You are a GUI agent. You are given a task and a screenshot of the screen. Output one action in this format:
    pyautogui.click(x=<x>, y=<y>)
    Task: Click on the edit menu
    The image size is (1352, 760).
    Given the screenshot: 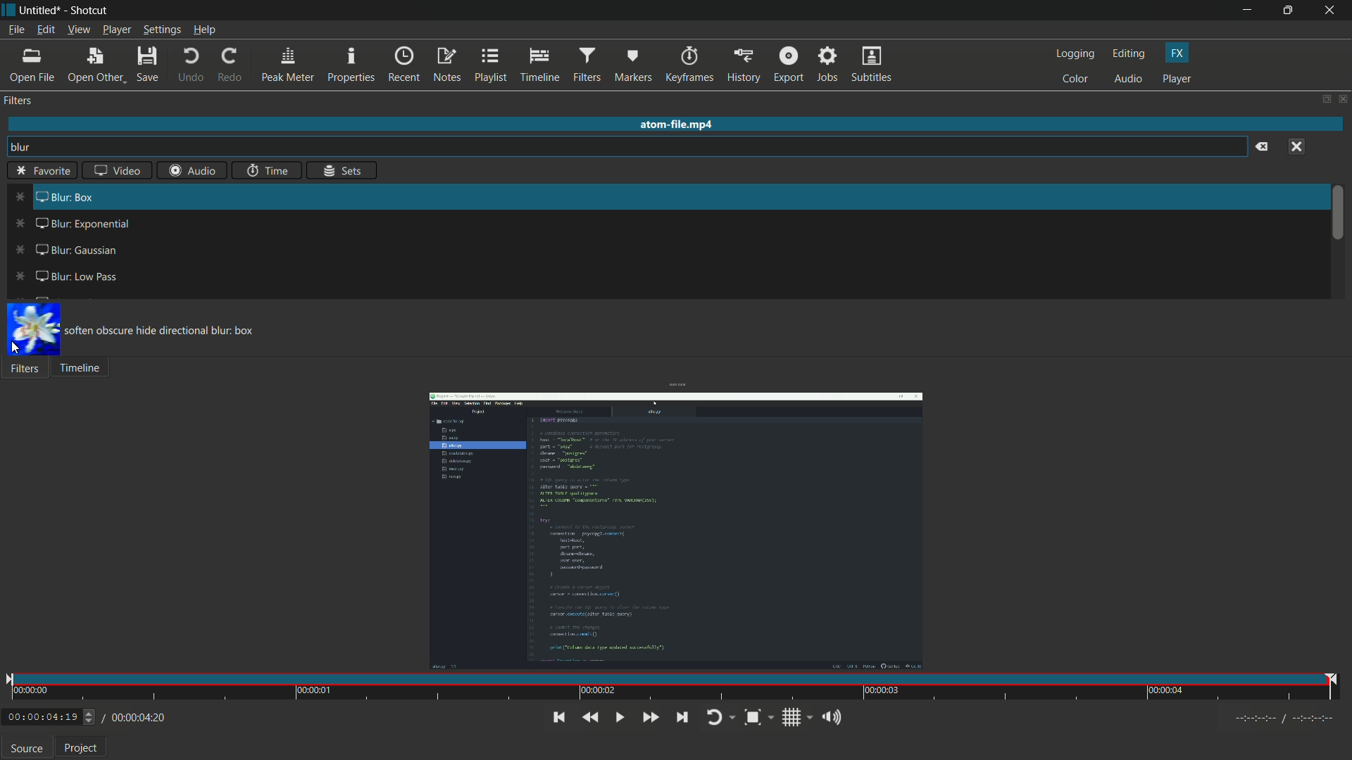 What is the action you would take?
    pyautogui.click(x=45, y=30)
    